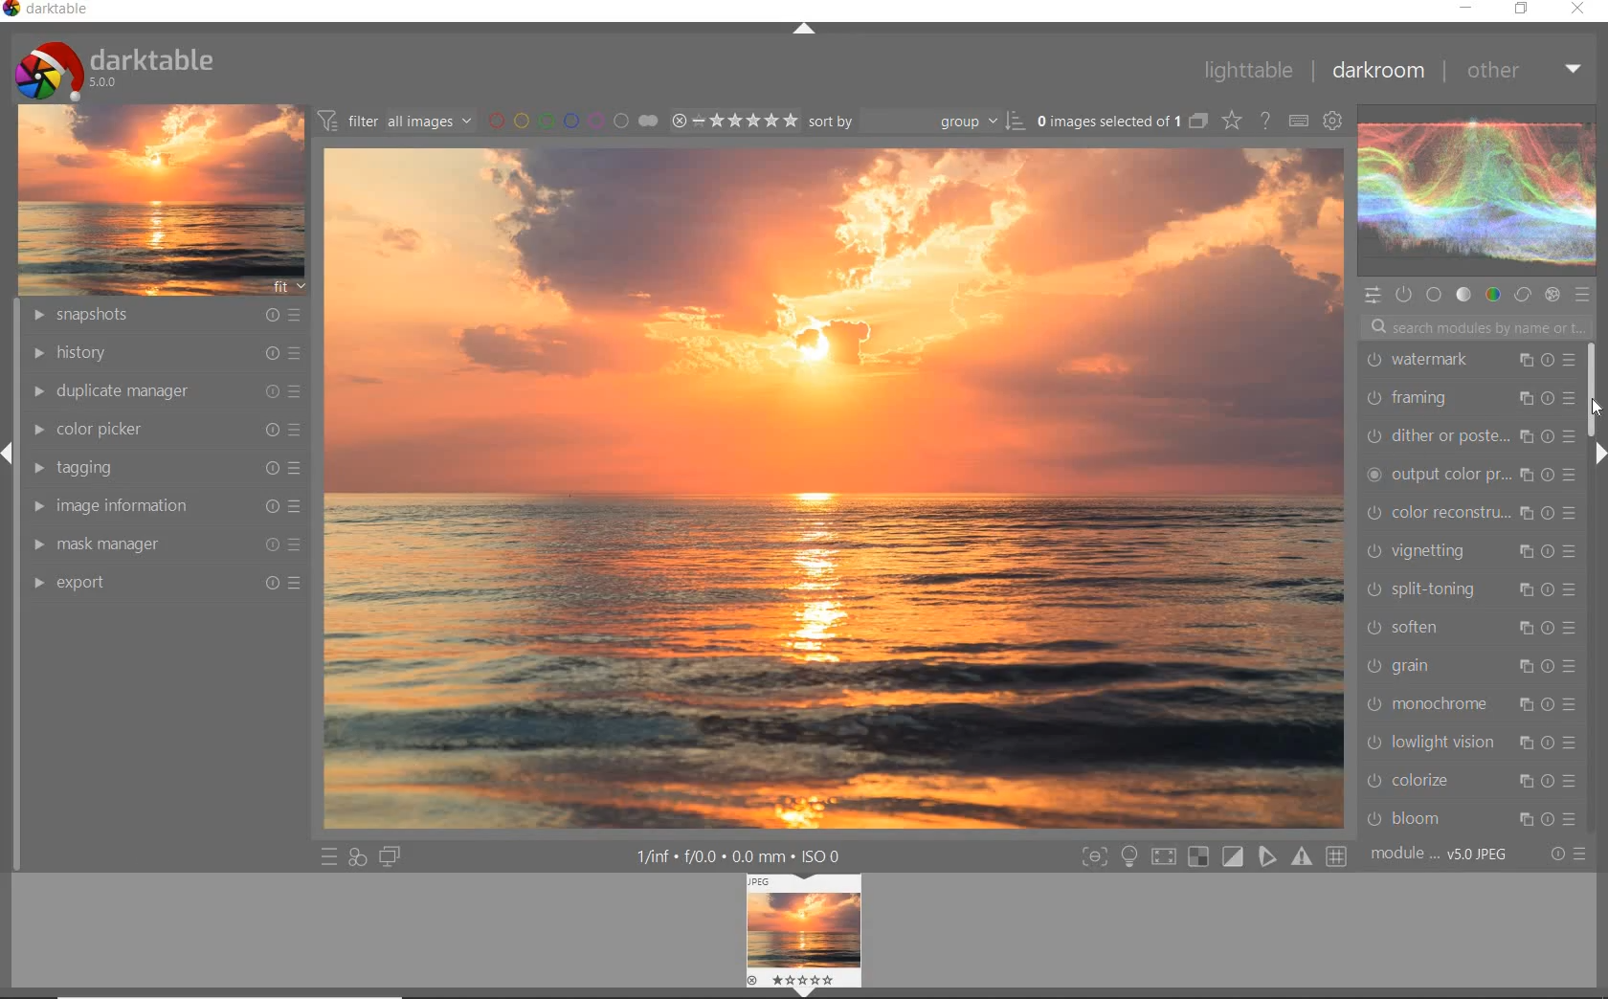  Describe the element at coordinates (167, 505) in the screenshot. I see `IMAGE INFORMATION` at that location.